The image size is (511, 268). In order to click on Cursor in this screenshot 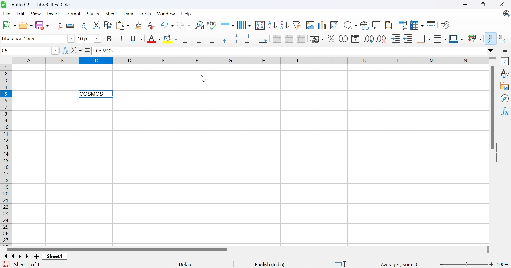, I will do `click(202, 79)`.